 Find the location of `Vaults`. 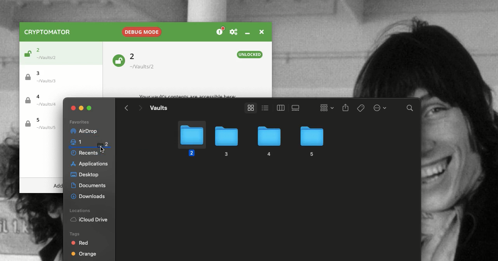

Vaults is located at coordinates (158, 108).